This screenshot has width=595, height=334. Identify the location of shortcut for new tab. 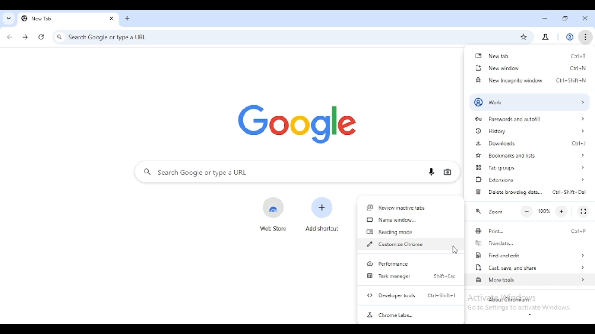
(579, 56).